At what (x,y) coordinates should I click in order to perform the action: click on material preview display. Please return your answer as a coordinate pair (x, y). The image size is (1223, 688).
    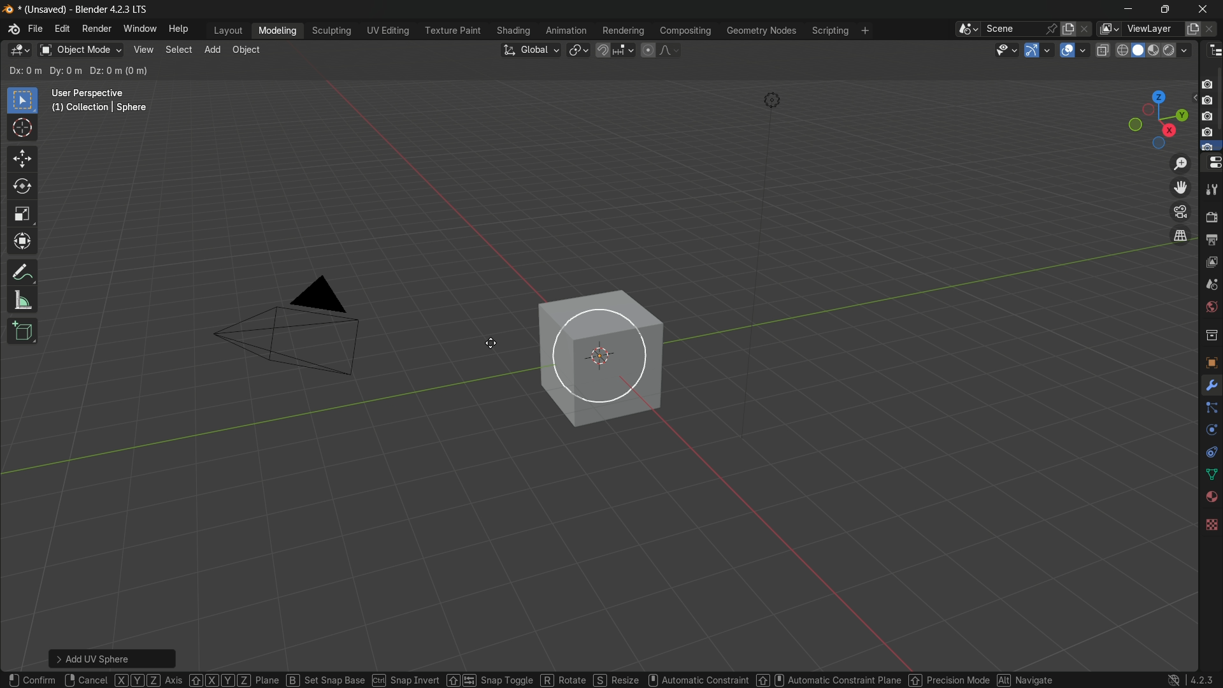
    Looking at the image, I should click on (1155, 48).